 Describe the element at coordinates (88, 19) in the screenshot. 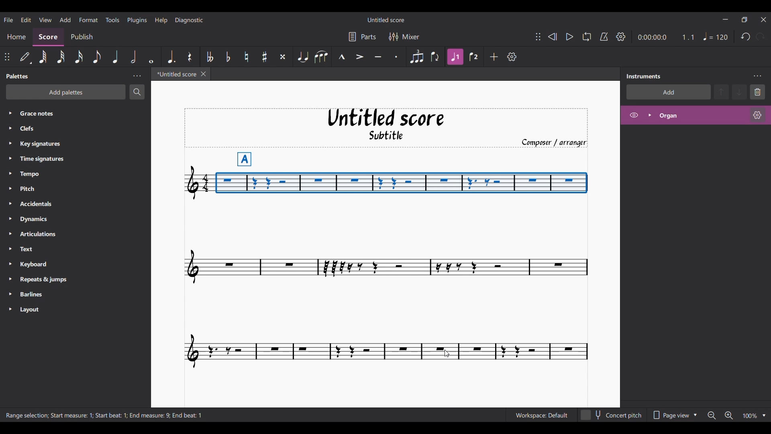

I see `Format menu` at that location.